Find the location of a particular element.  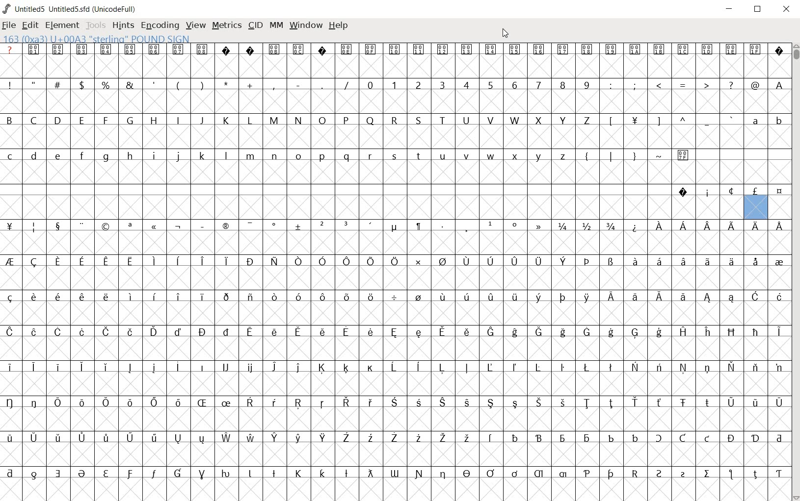

Symbol is located at coordinates (81, 438).